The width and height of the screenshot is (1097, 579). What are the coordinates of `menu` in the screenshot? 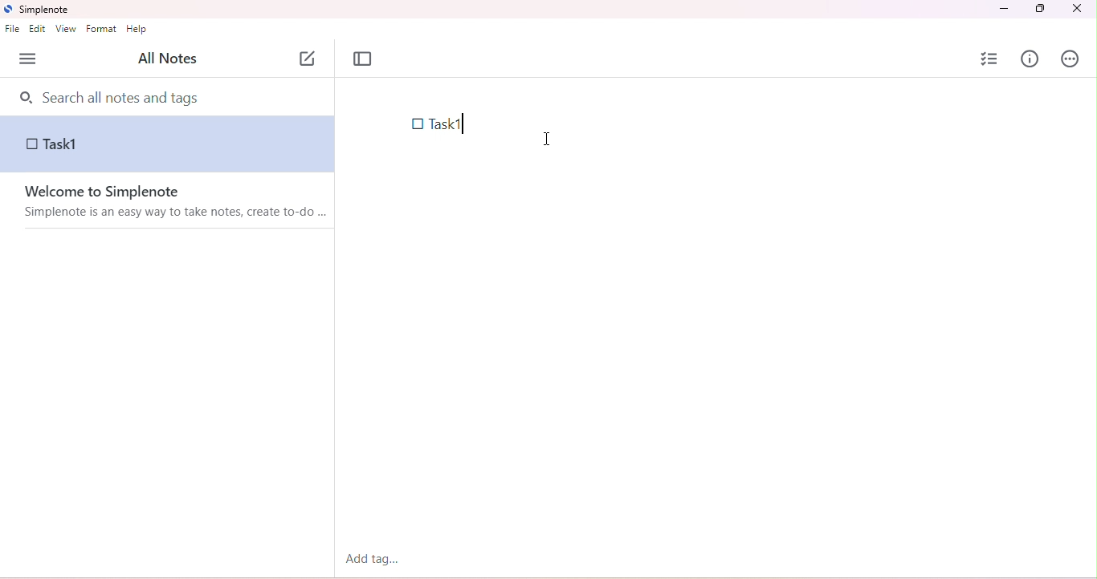 It's located at (28, 59).